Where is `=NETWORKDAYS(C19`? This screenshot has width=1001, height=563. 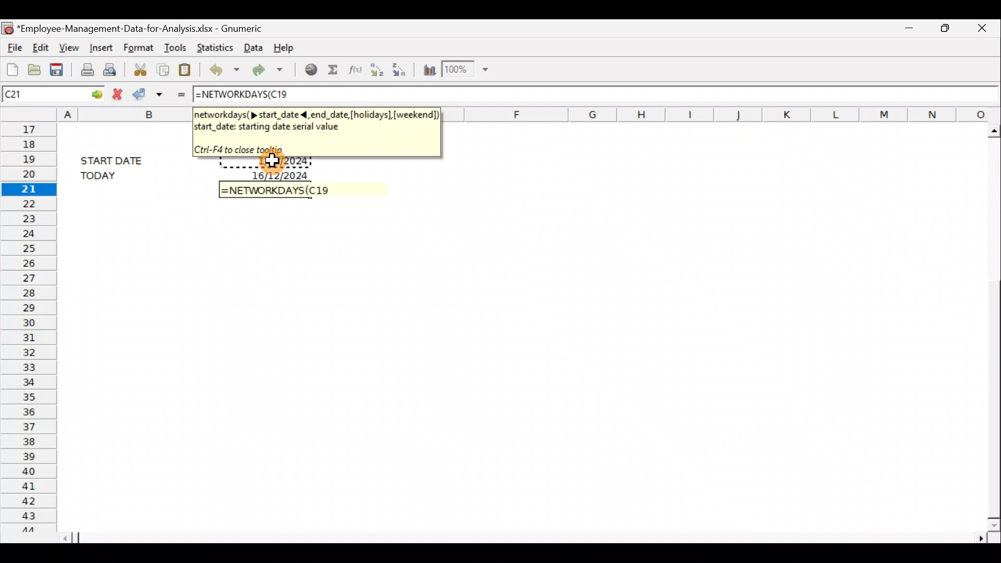 =NETWORKDAYS(C19 is located at coordinates (241, 95).